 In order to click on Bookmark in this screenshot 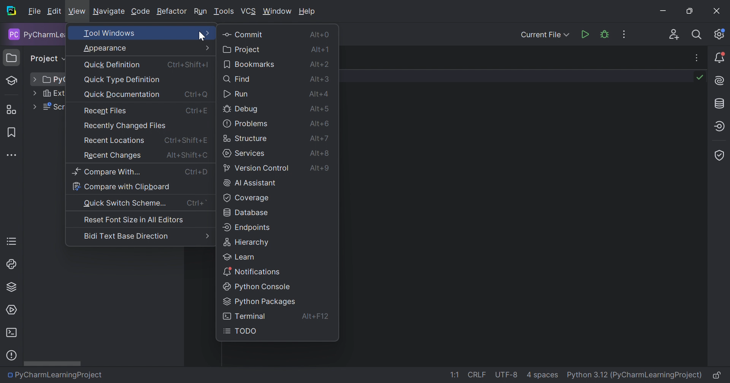, I will do `click(10, 132)`.